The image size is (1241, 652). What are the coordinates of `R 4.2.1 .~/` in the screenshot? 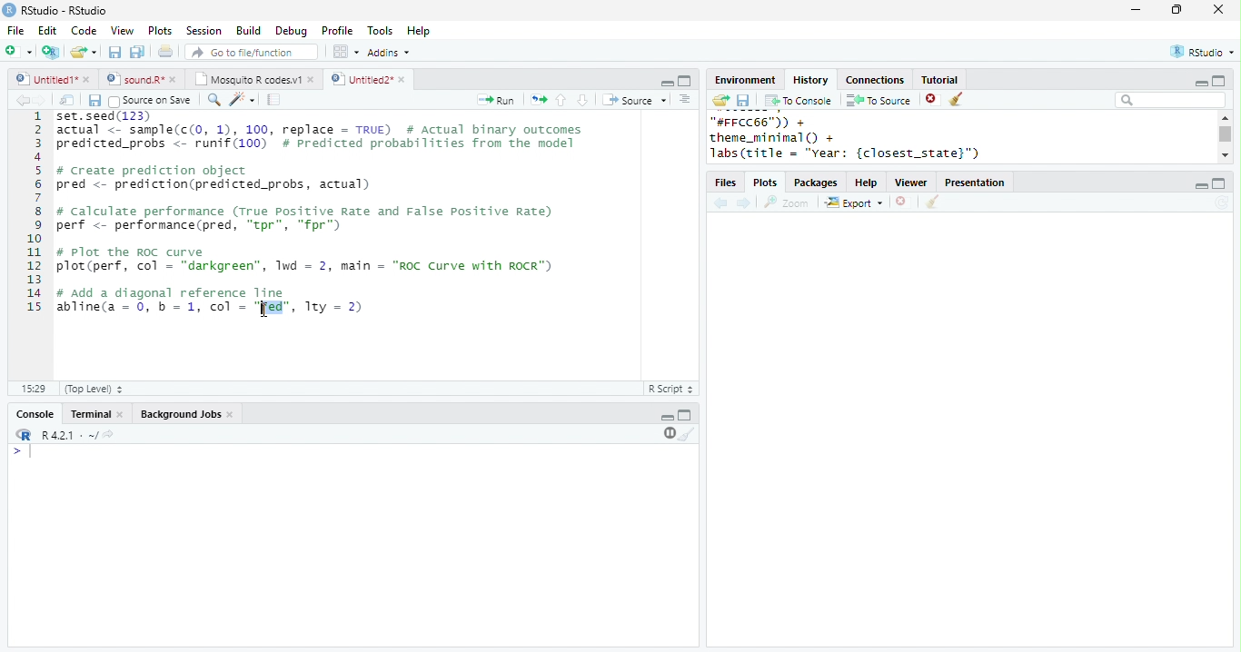 It's located at (66, 436).